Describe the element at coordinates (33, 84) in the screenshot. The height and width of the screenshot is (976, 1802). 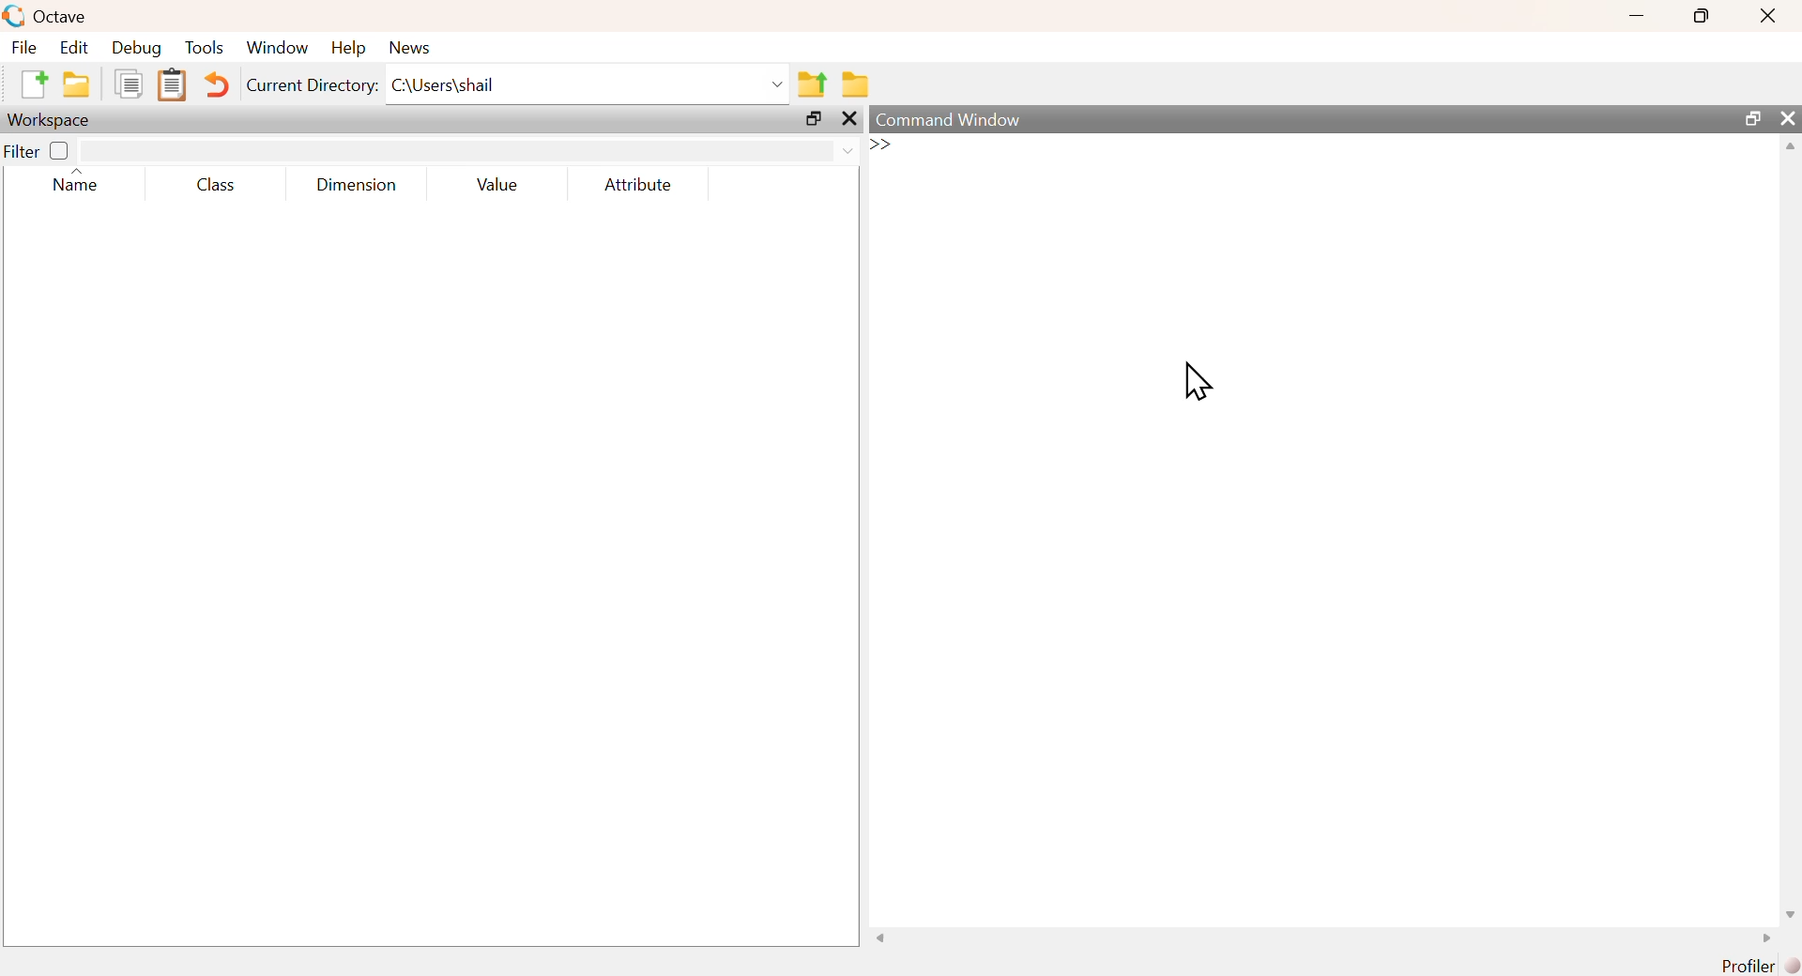
I see `New File` at that location.